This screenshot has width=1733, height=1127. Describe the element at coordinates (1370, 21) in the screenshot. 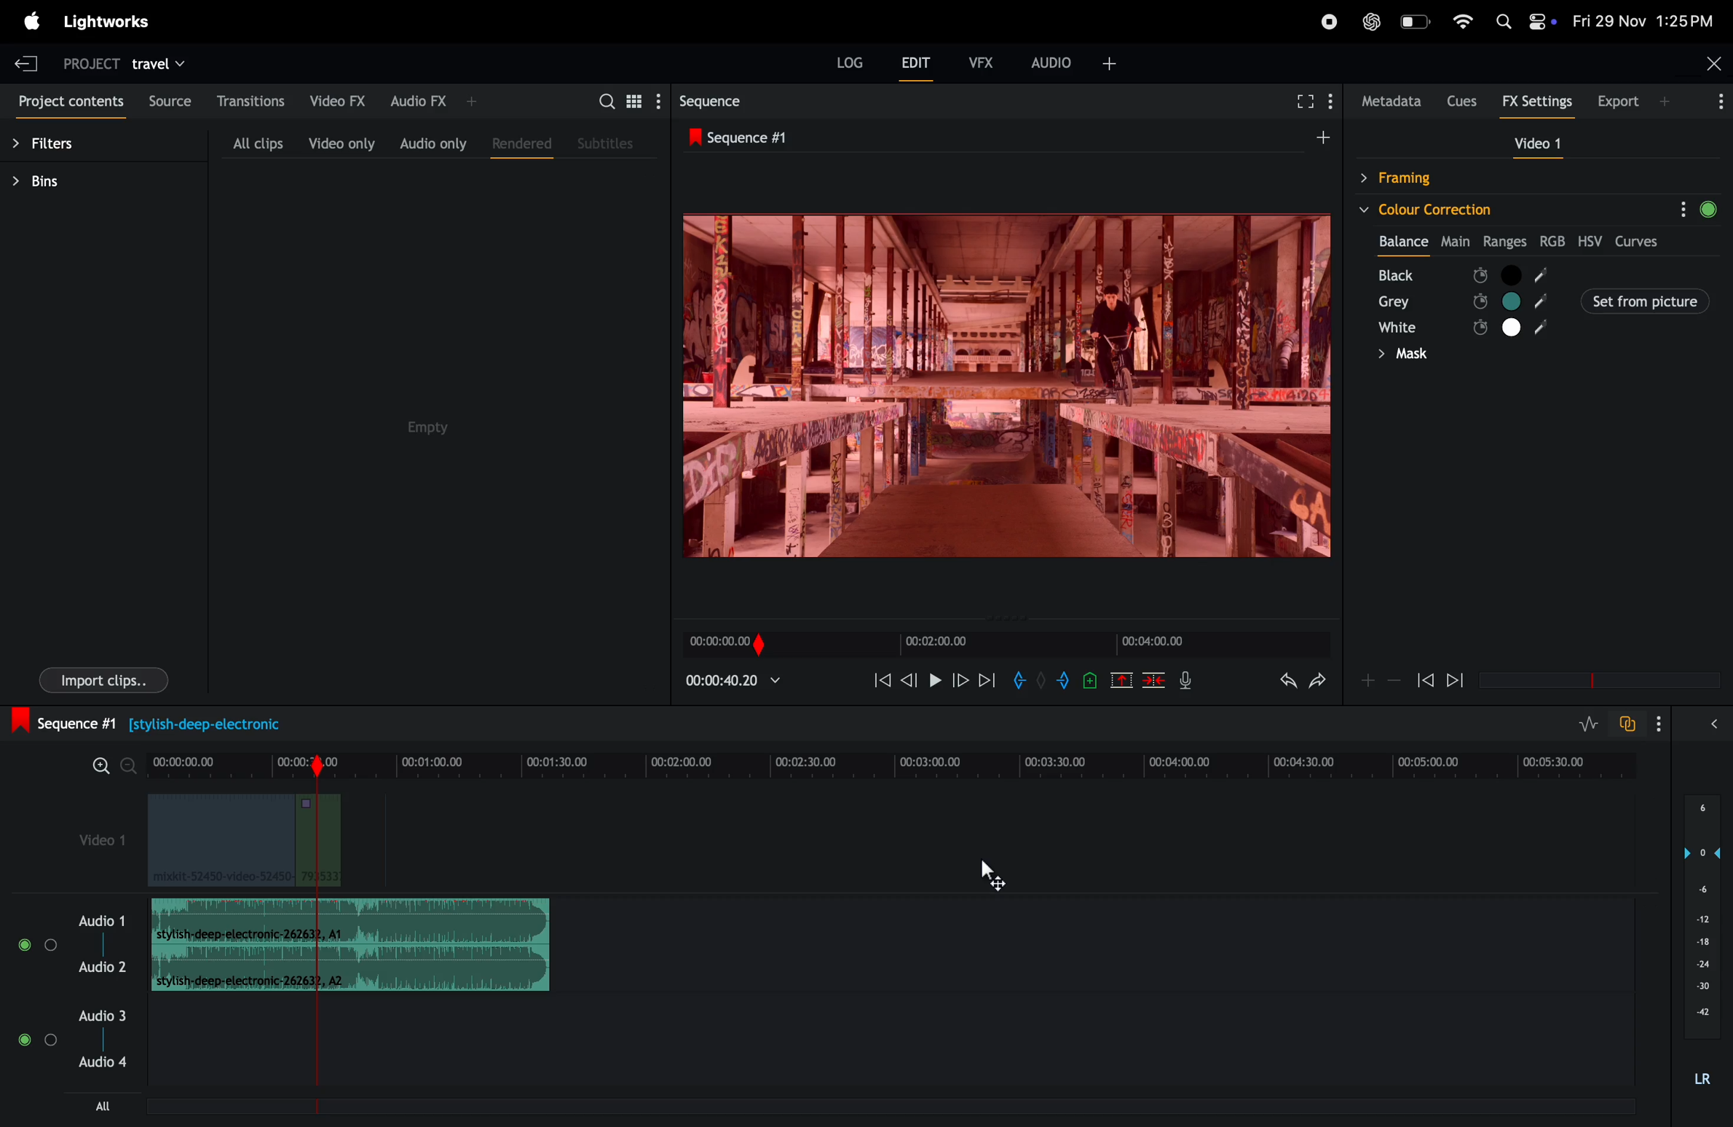

I see `chatgpt` at that location.